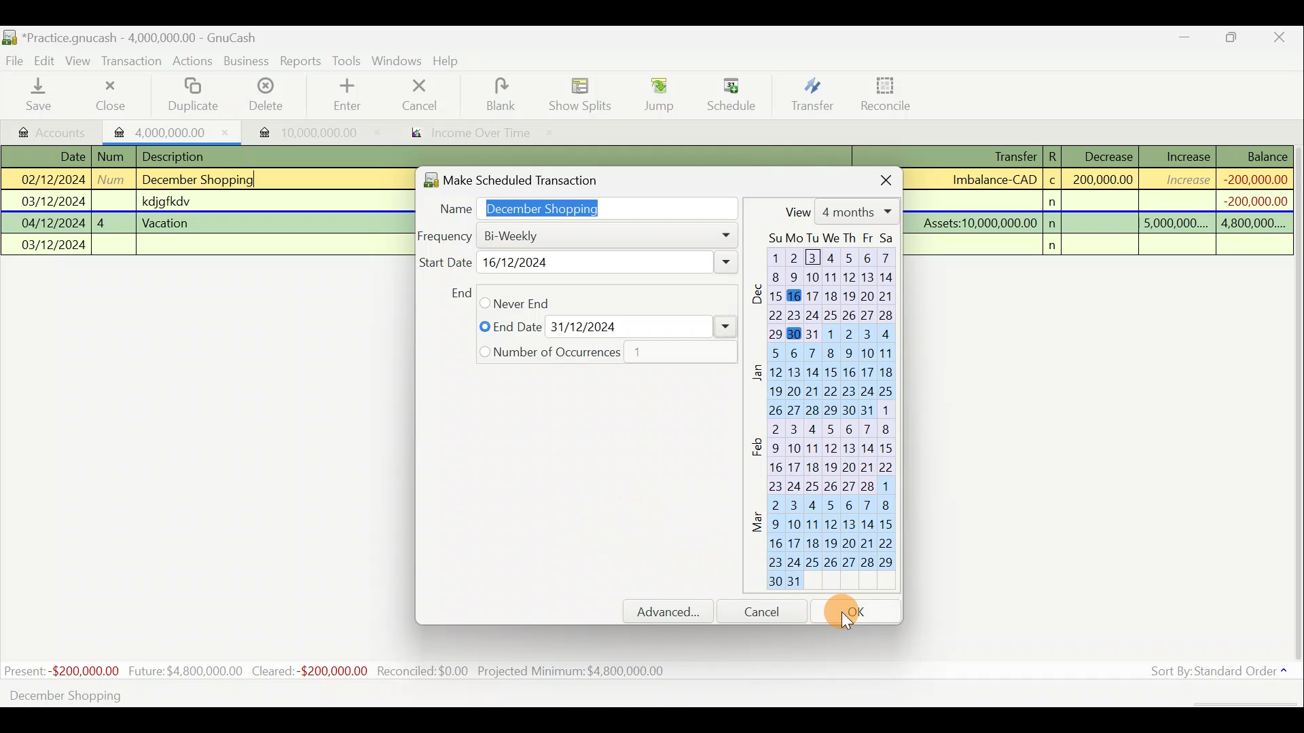  I want to click on Statistics, so click(337, 671).